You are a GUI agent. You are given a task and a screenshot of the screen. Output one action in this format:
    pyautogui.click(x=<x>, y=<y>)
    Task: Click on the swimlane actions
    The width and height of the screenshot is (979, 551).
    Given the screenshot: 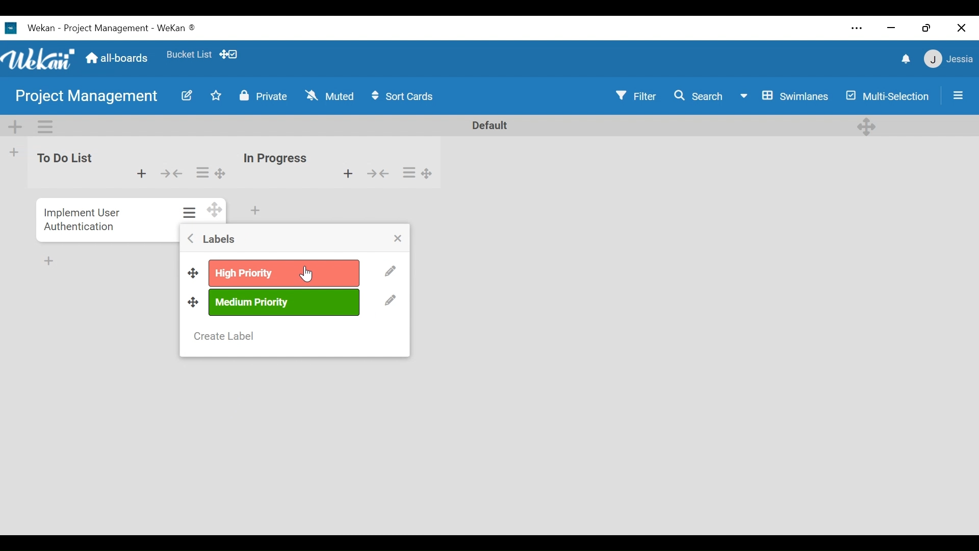 What is the action you would take?
    pyautogui.click(x=46, y=126)
    